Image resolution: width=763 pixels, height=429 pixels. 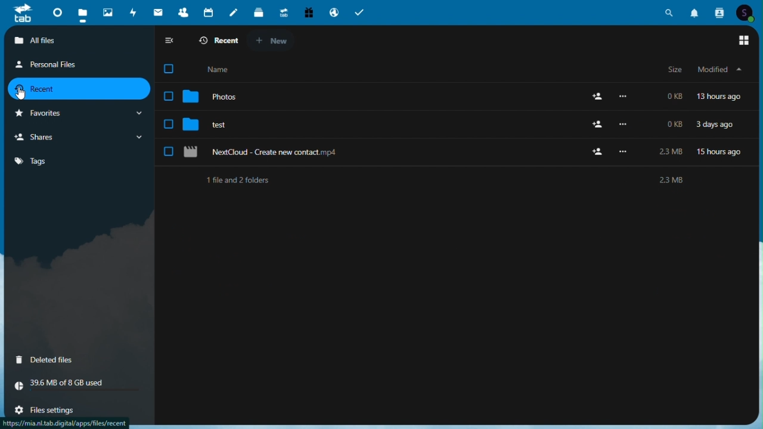 I want to click on free trial, so click(x=308, y=11).